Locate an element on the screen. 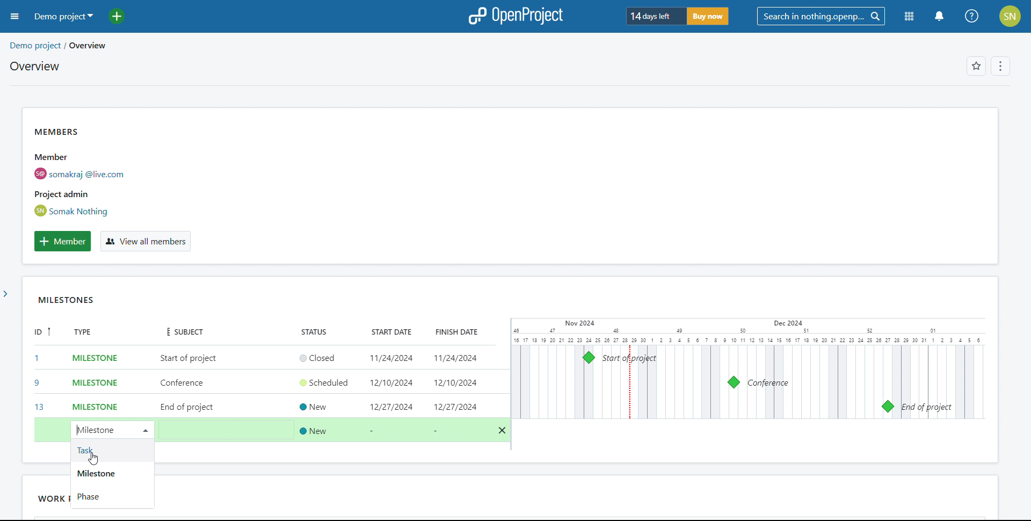  add subject is located at coordinates (189, 383).